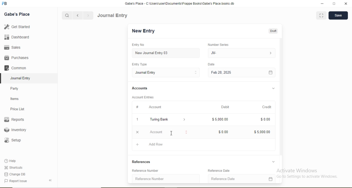 The width and height of the screenshot is (352, 188). I want to click on Backward, so click(78, 16).